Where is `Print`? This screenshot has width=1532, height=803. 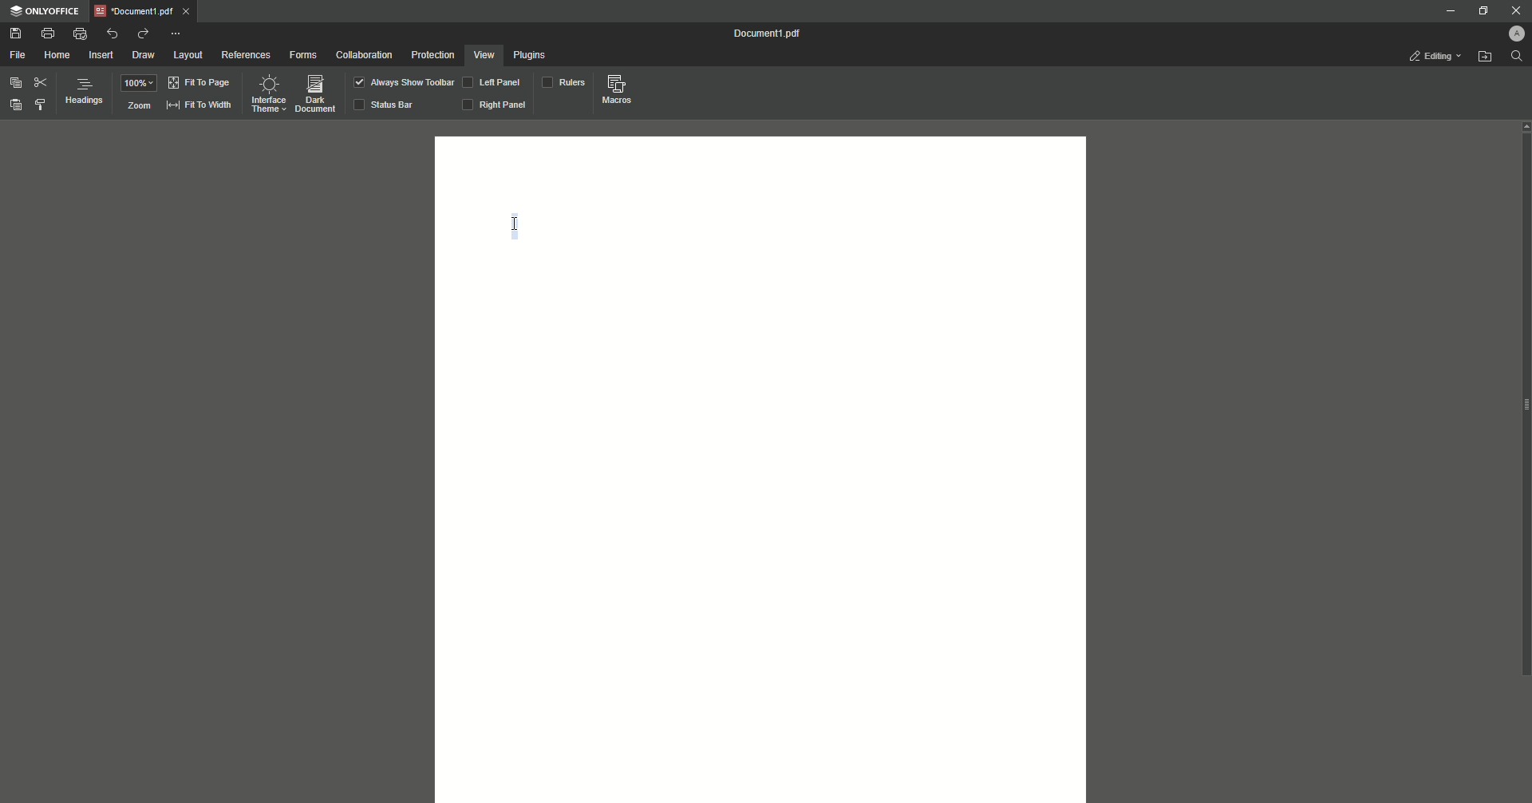 Print is located at coordinates (47, 32).